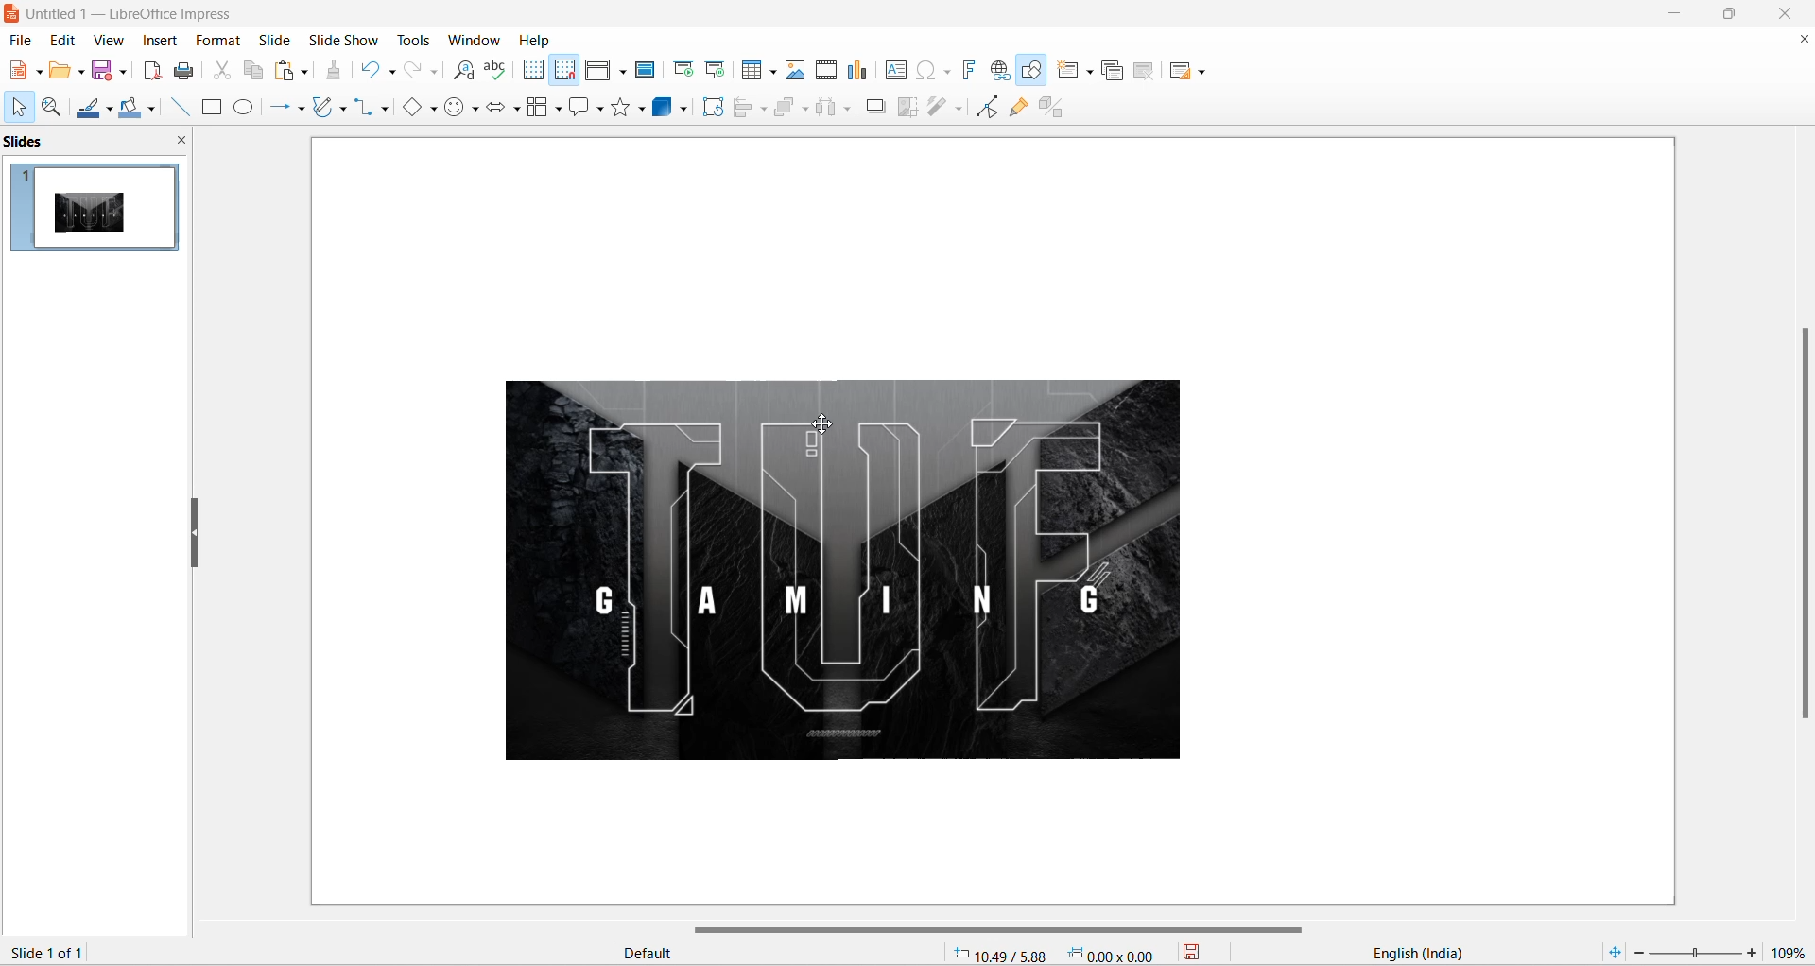  What do you see at coordinates (893, 70) in the screenshot?
I see `insert text` at bounding box center [893, 70].